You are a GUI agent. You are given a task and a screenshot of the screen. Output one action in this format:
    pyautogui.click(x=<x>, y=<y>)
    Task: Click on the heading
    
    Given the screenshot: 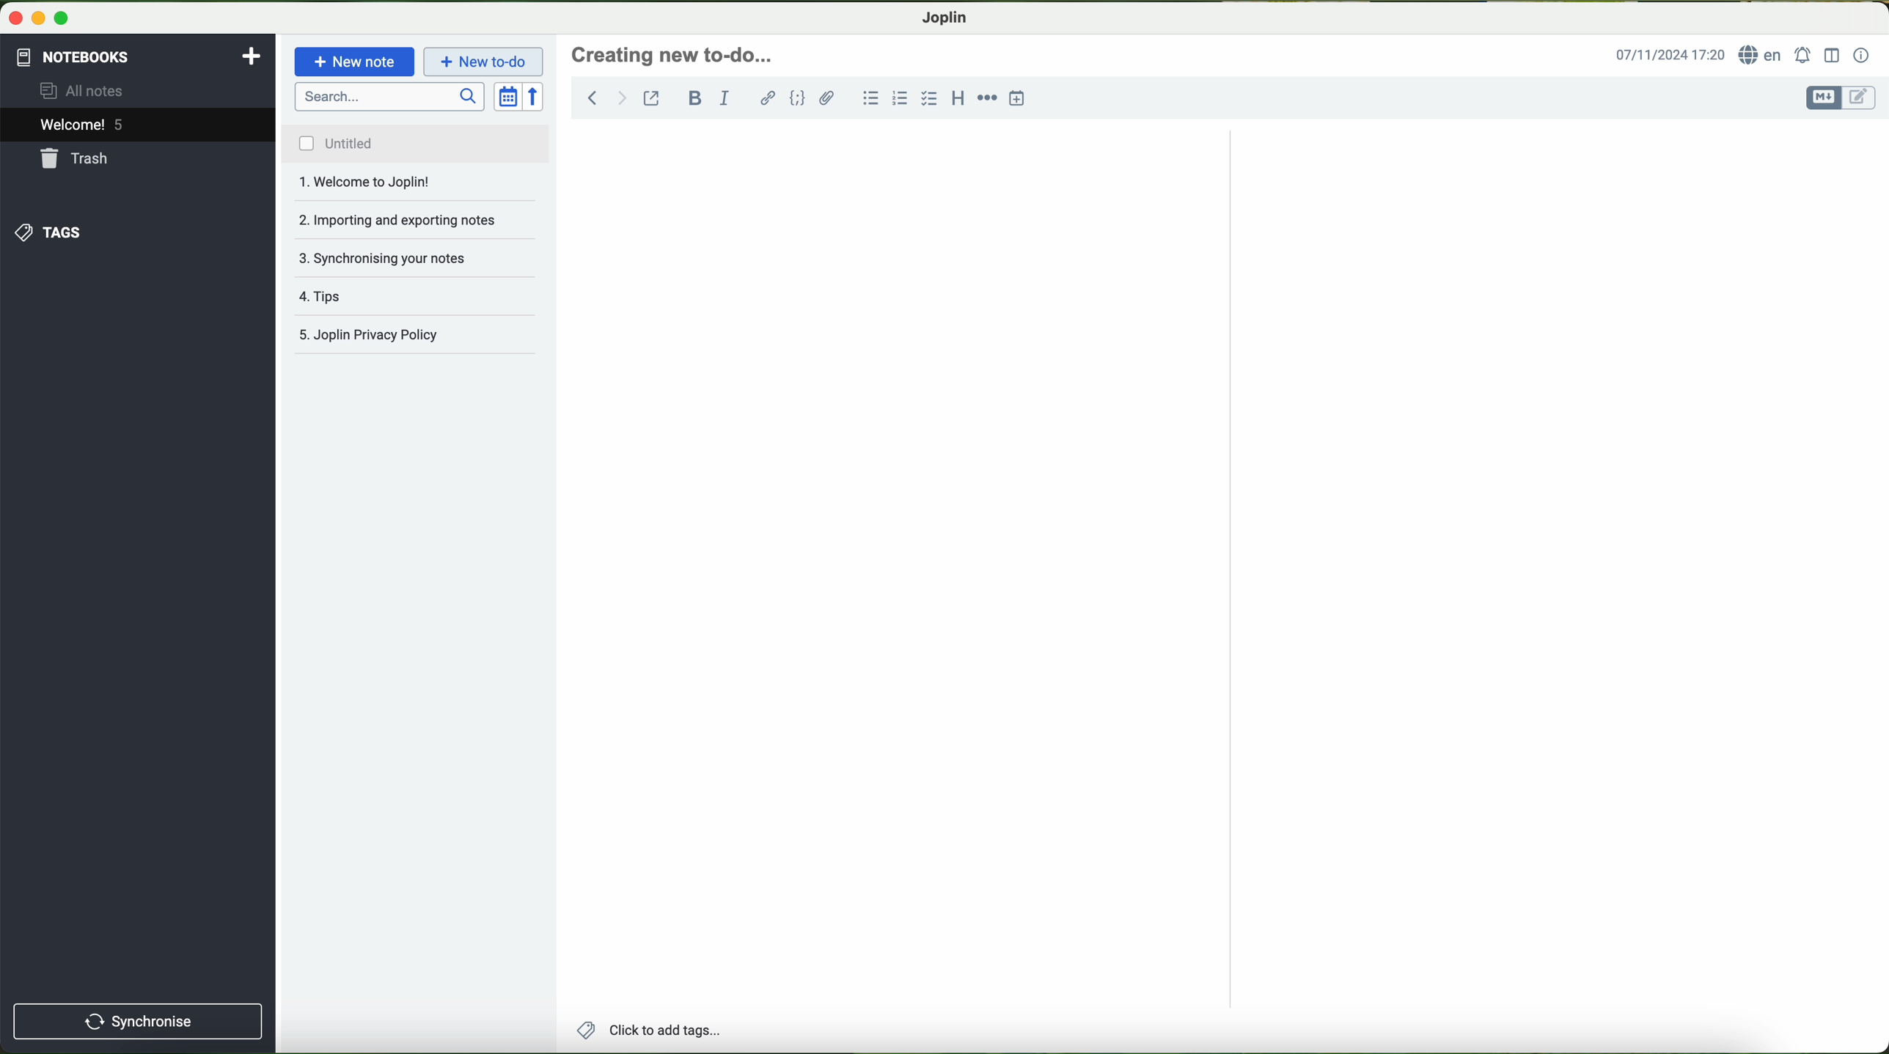 What is the action you would take?
    pyautogui.click(x=675, y=54)
    